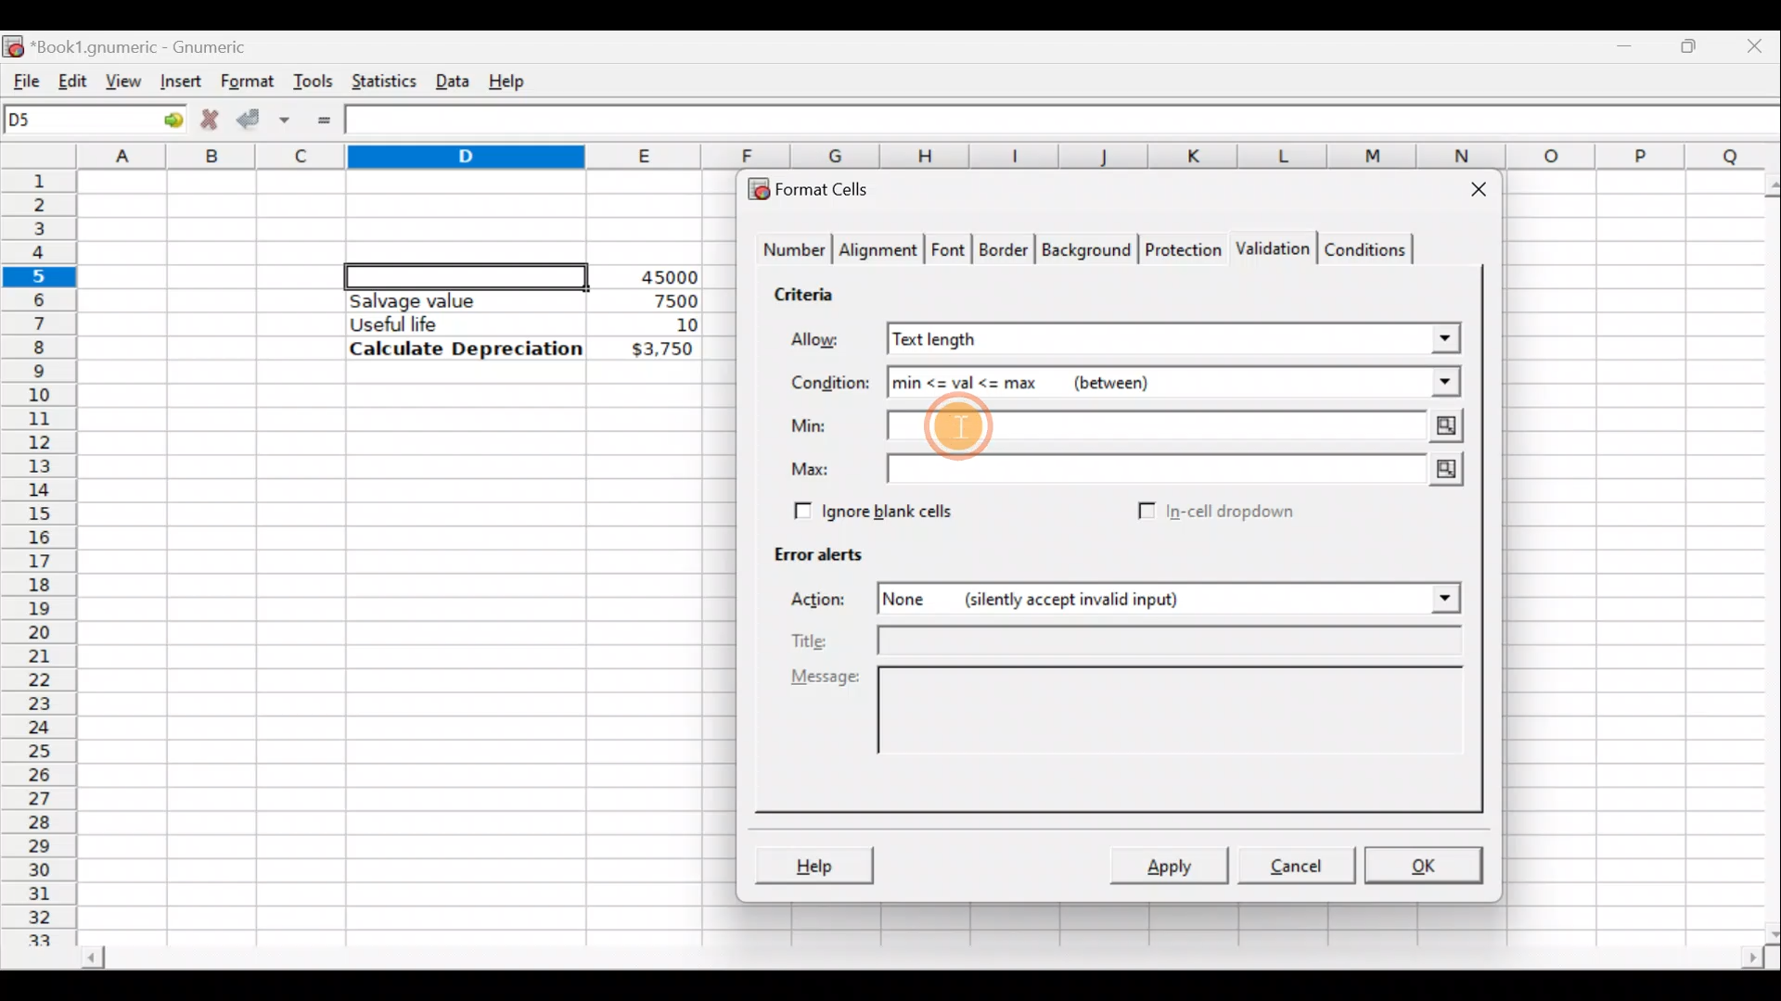 The image size is (1781, 1001). What do you see at coordinates (69, 79) in the screenshot?
I see `Edit` at bounding box center [69, 79].